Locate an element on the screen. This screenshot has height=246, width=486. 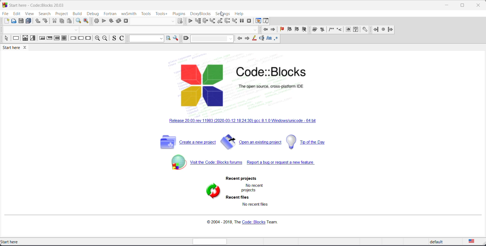
close is located at coordinates (25, 48).